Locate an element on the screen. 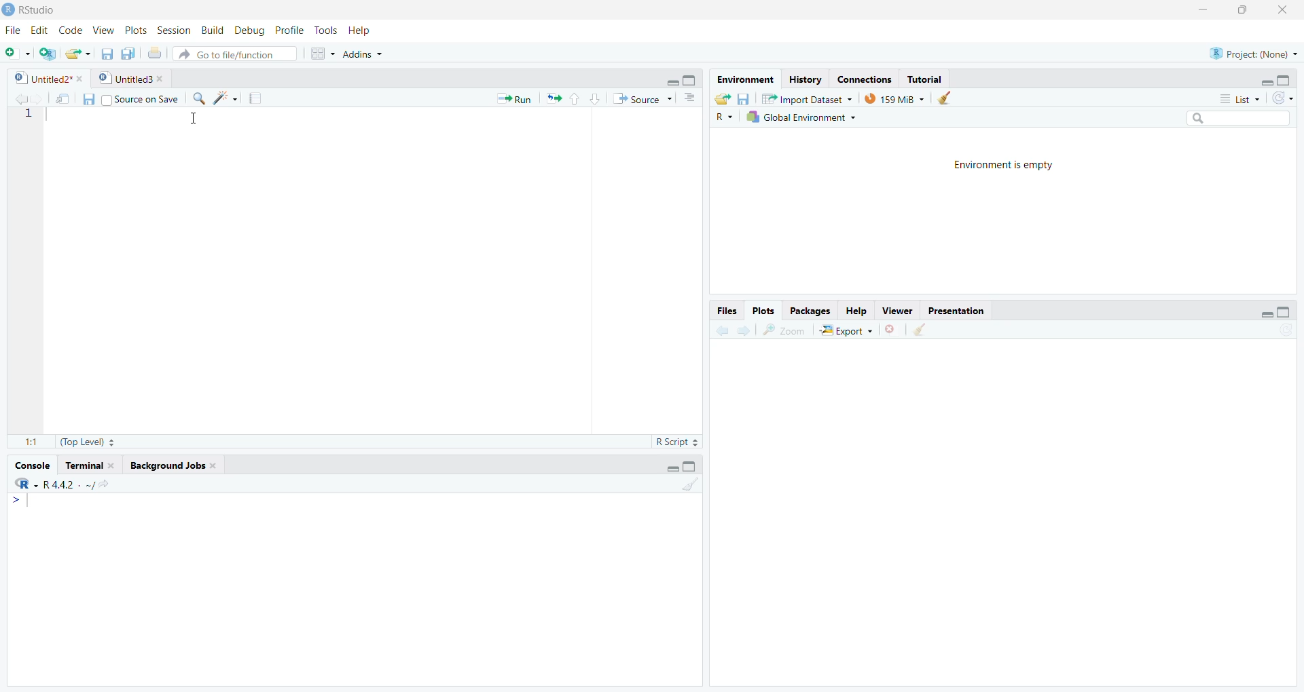  Background Jobs is located at coordinates (173, 466).